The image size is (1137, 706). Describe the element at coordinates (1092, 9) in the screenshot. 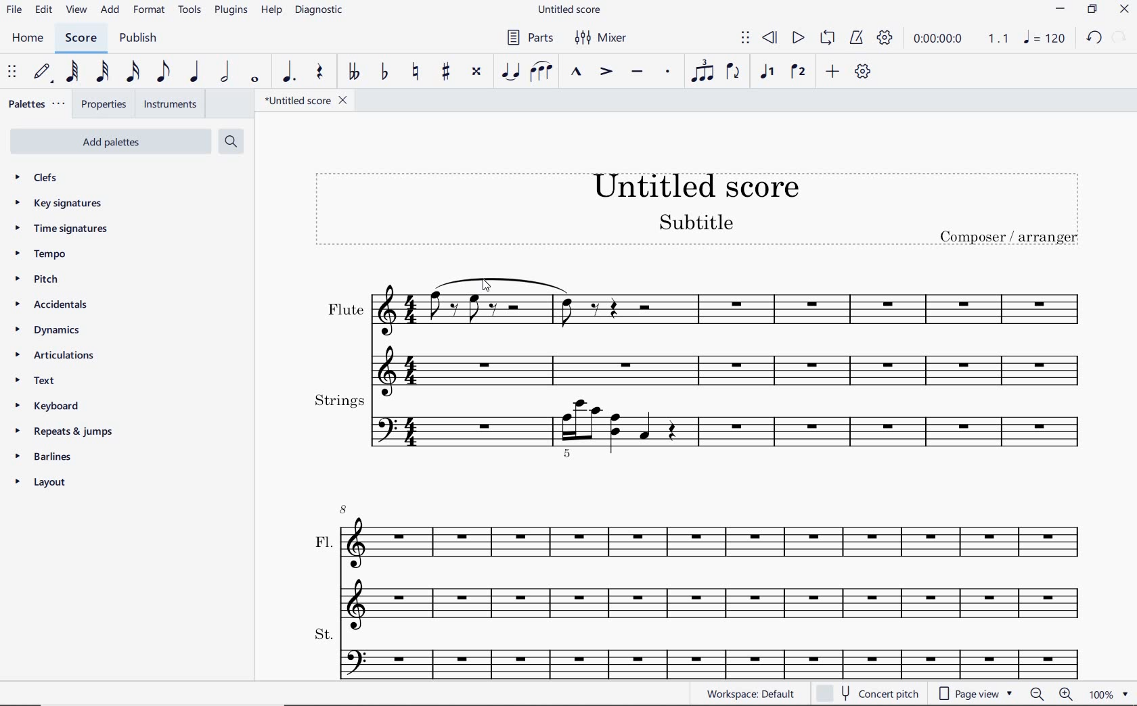

I see `restore down` at that location.